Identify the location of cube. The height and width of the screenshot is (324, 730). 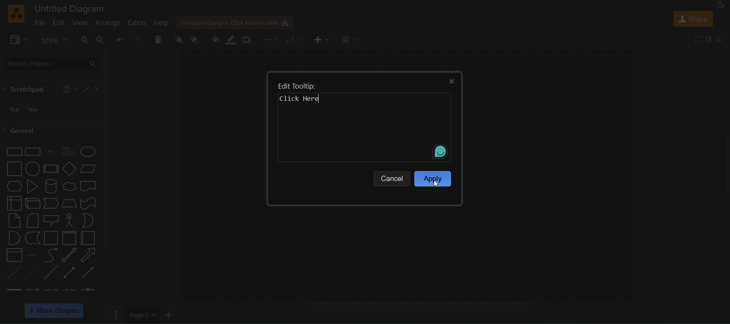
(32, 203).